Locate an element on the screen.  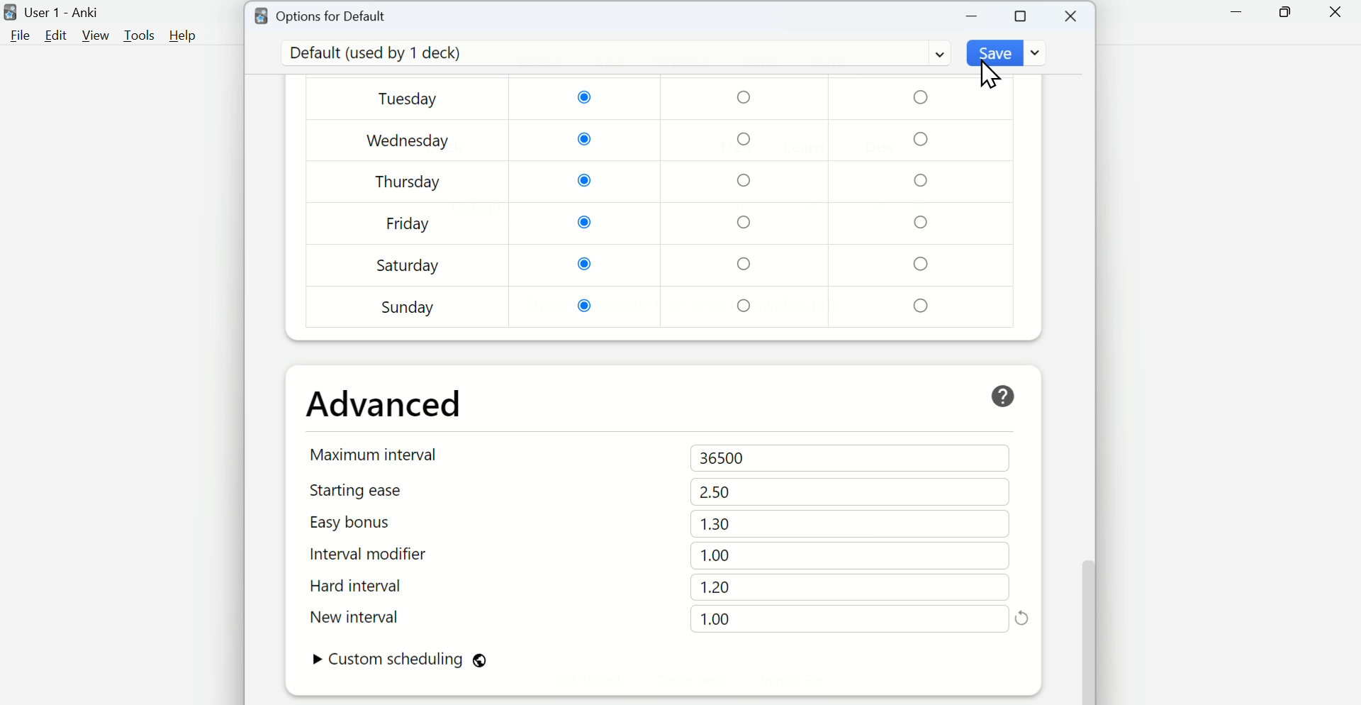
Custom scheduling is located at coordinates (399, 661).